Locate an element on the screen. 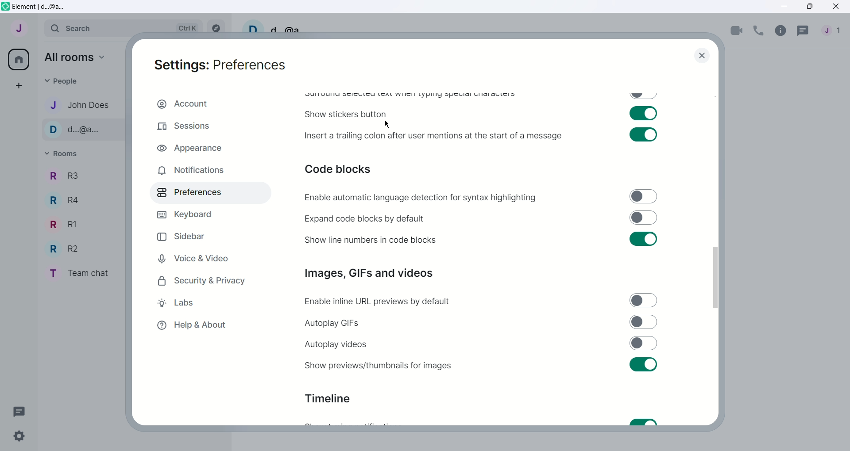 The width and height of the screenshot is (850, 451). Vertical slide bar is located at coordinates (715, 277).